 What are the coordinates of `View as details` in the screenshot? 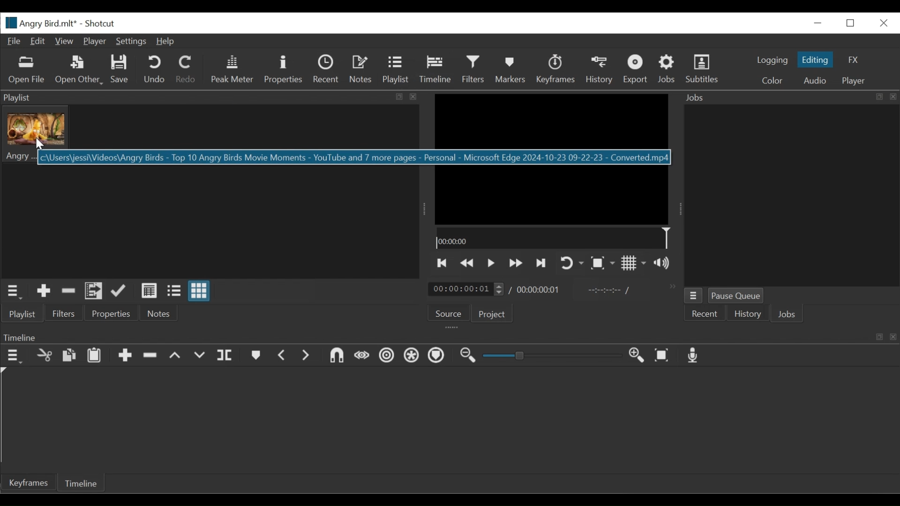 It's located at (149, 291).